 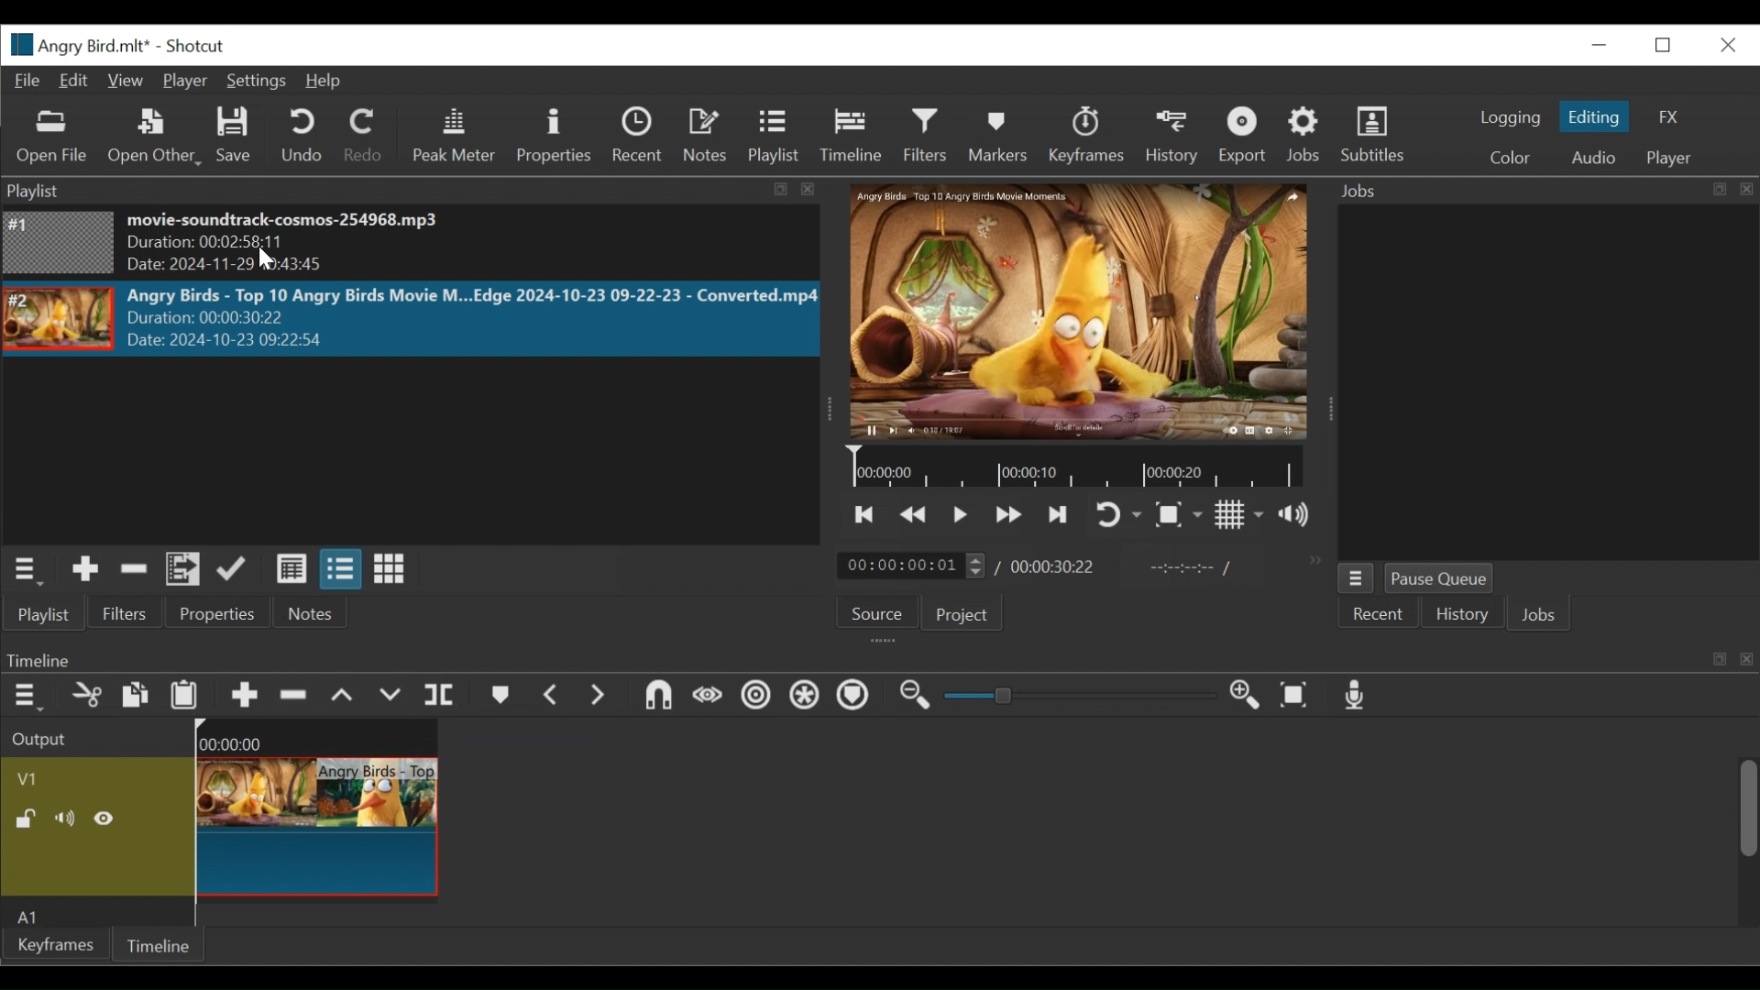 What do you see at coordinates (928, 137) in the screenshot?
I see `Filters` at bounding box center [928, 137].